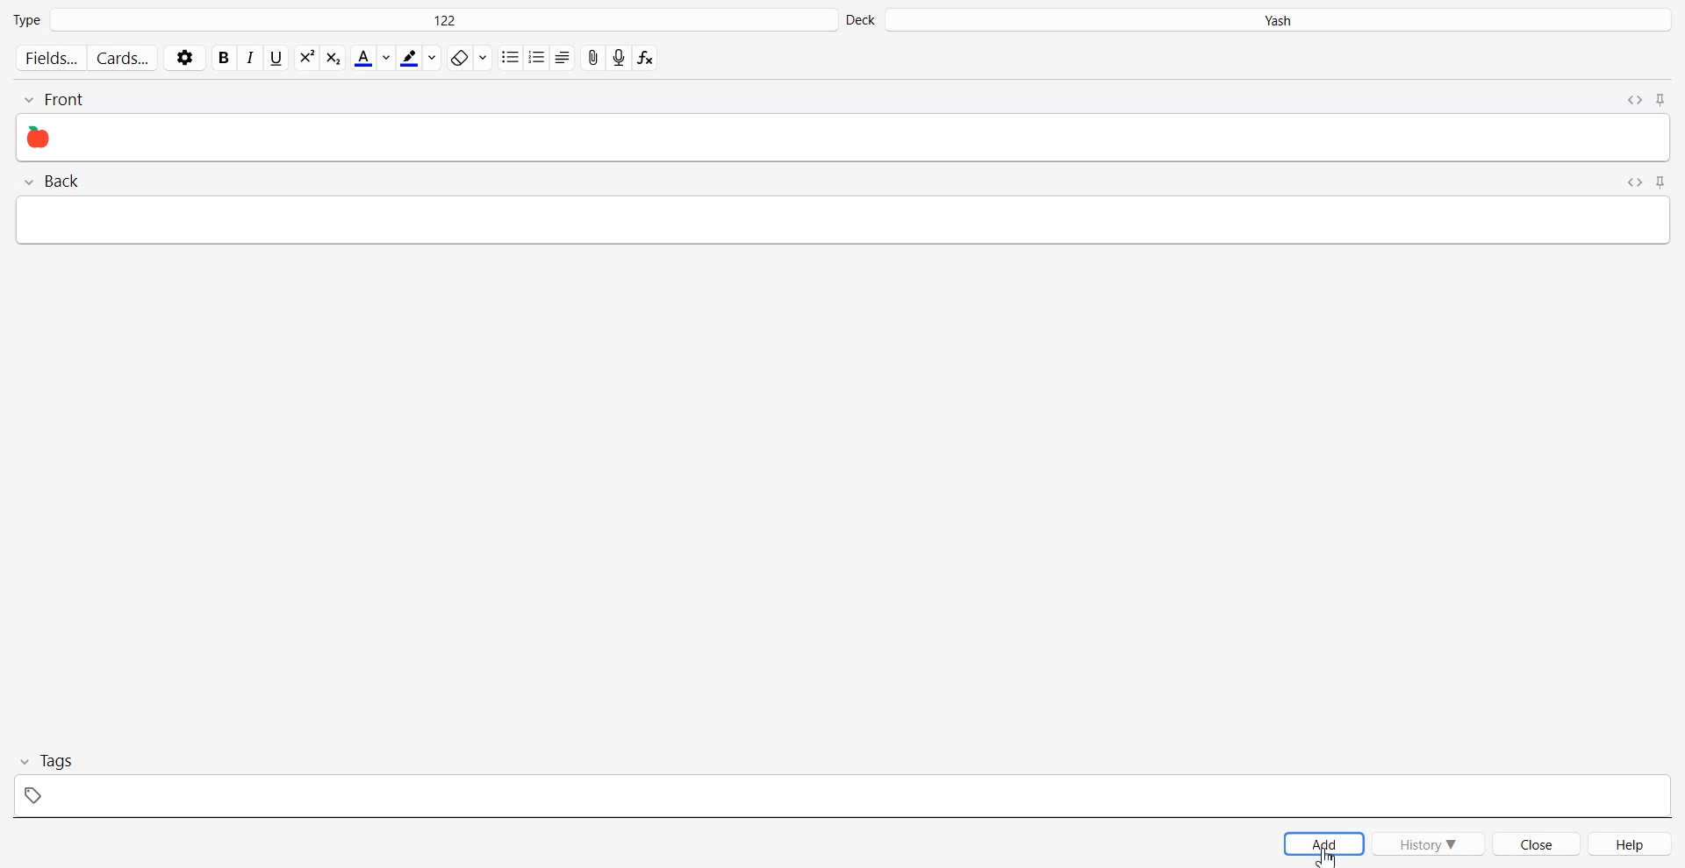 The image size is (1685, 868). What do you see at coordinates (333, 58) in the screenshot?
I see `Superscript` at bounding box center [333, 58].